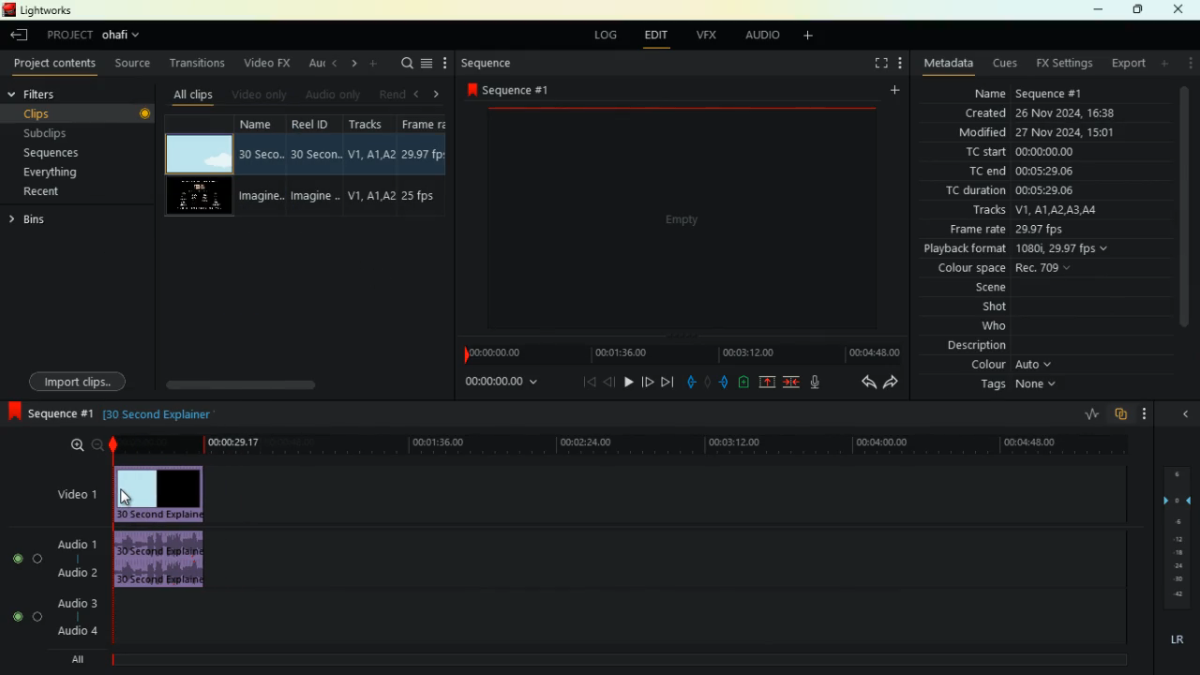 The width and height of the screenshot is (1200, 675). I want to click on who, so click(999, 327).